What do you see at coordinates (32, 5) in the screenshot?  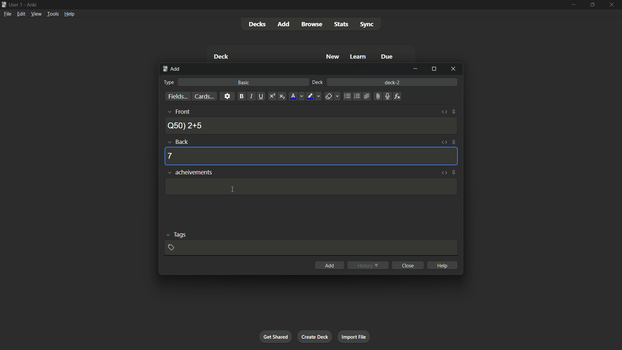 I see `app name` at bounding box center [32, 5].